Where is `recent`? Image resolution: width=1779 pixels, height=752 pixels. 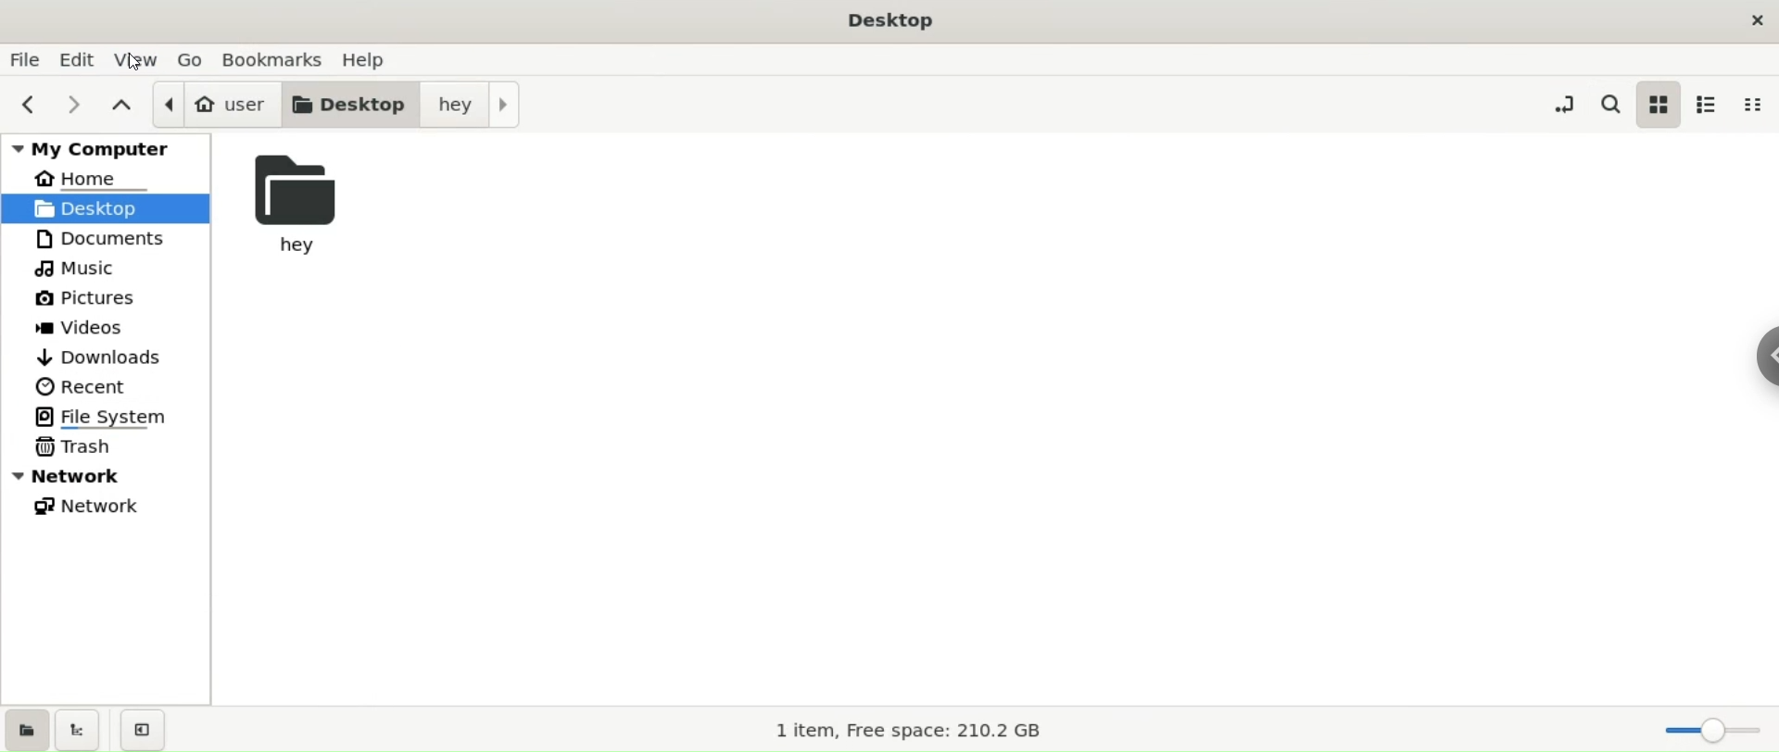 recent is located at coordinates (118, 385).